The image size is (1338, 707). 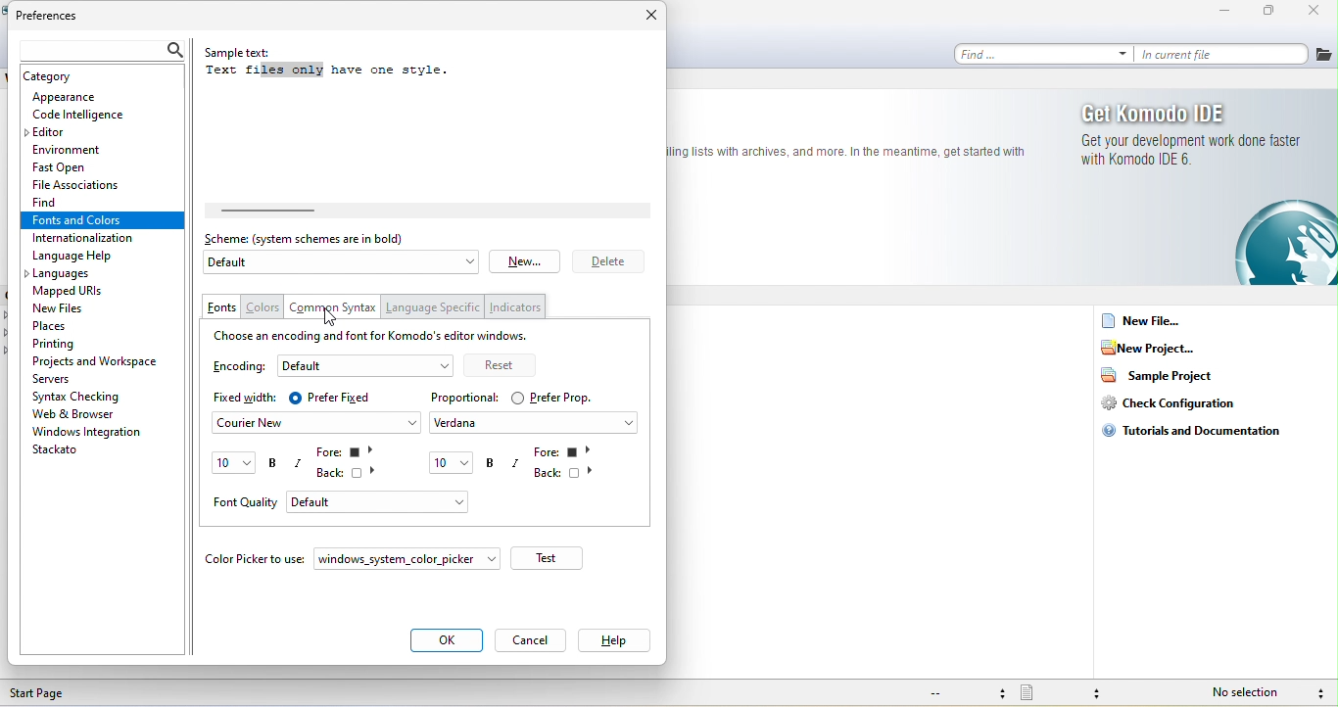 I want to click on default, so click(x=384, y=503).